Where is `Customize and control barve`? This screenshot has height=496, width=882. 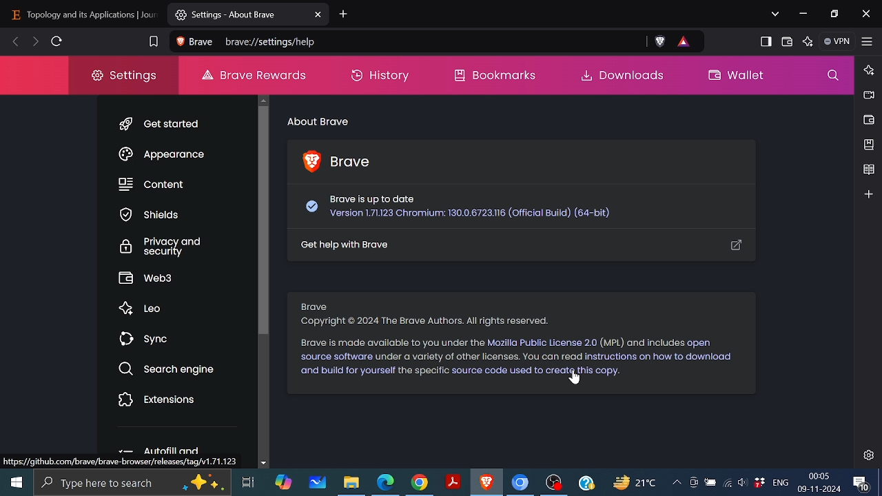 Customize and control barve is located at coordinates (867, 43).